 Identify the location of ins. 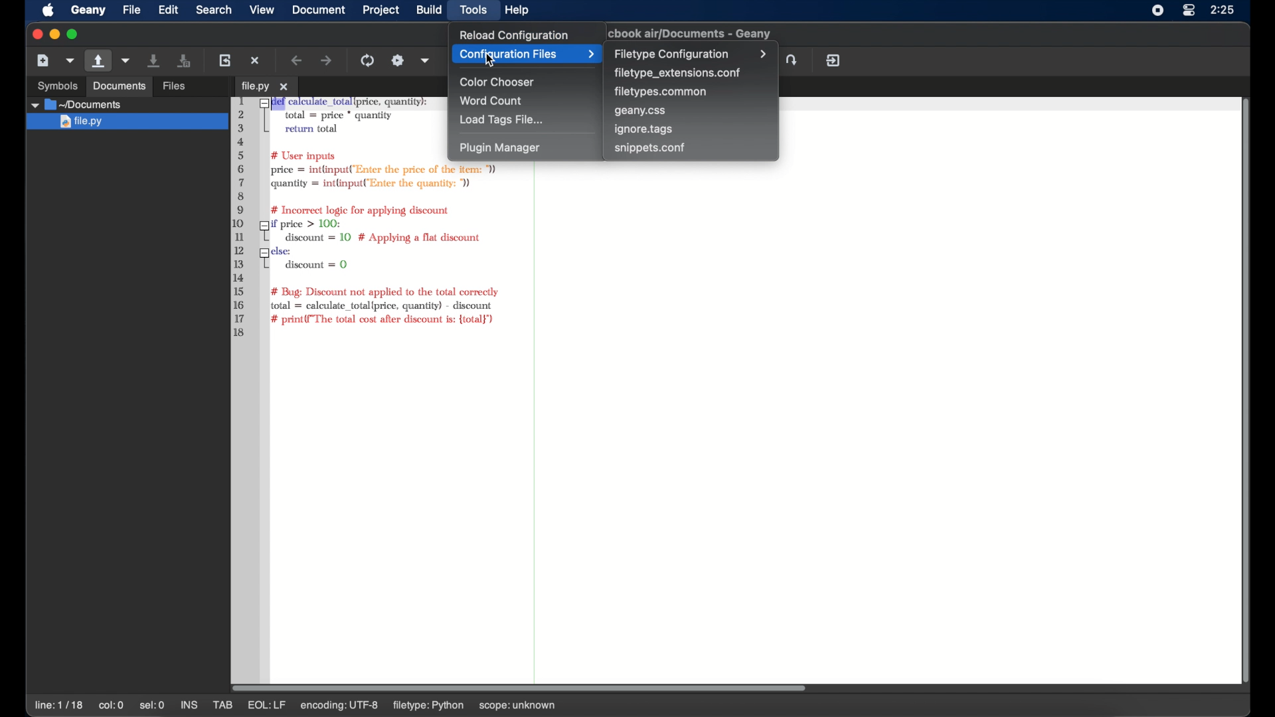
(190, 705).